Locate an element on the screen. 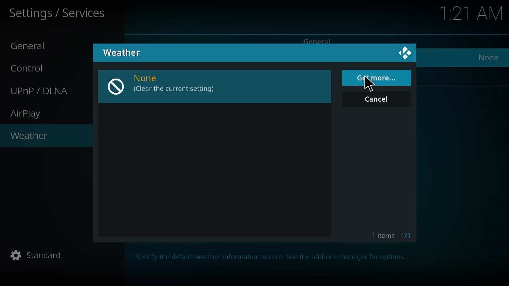 The height and width of the screenshot is (286, 509). cursor is located at coordinates (370, 85).